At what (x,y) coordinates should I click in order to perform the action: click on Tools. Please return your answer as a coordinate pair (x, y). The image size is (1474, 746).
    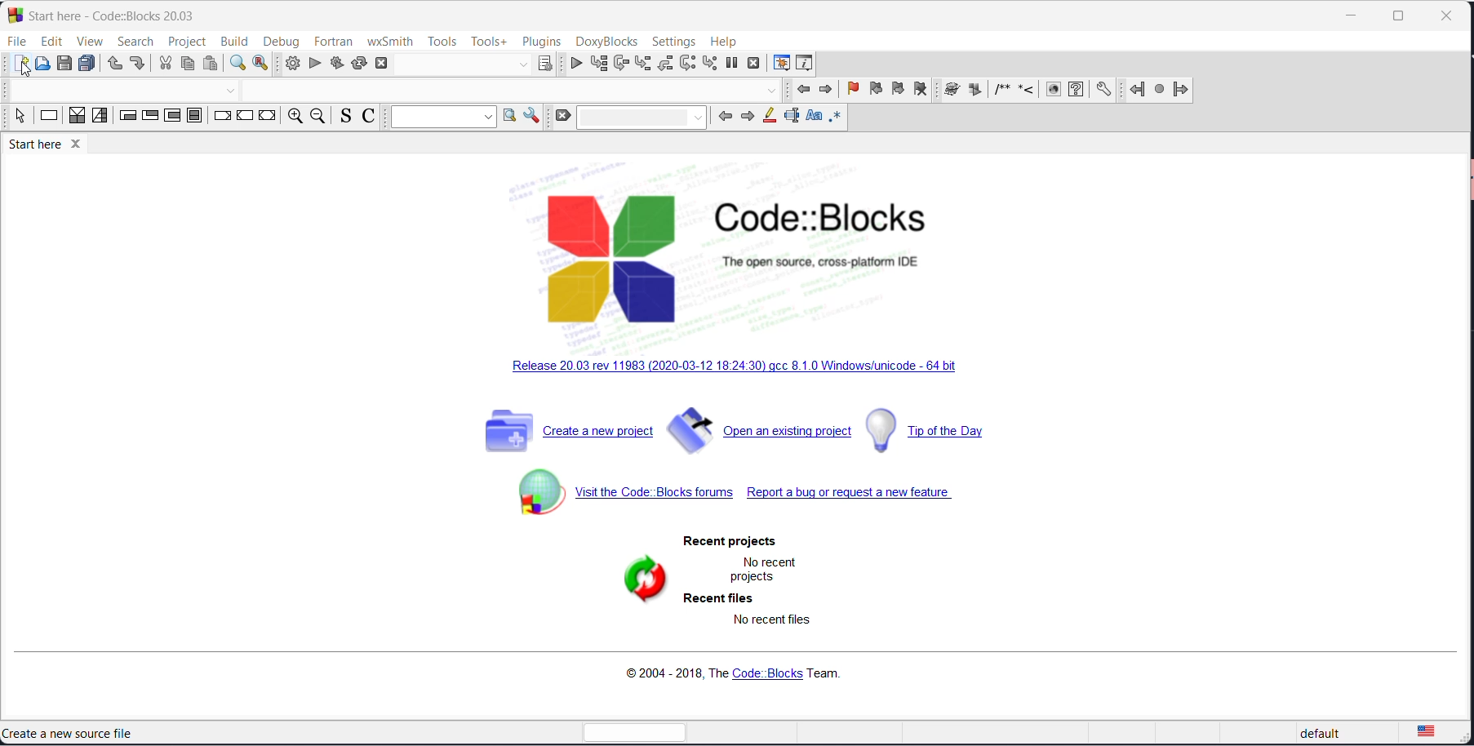
    Looking at the image, I should click on (442, 41).